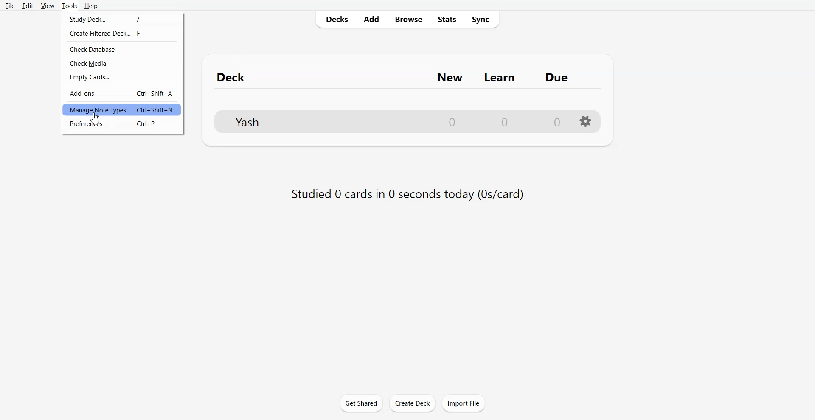 The image size is (815, 420). What do you see at coordinates (90, 6) in the screenshot?
I see `Help` at bounding box center [90, 6].